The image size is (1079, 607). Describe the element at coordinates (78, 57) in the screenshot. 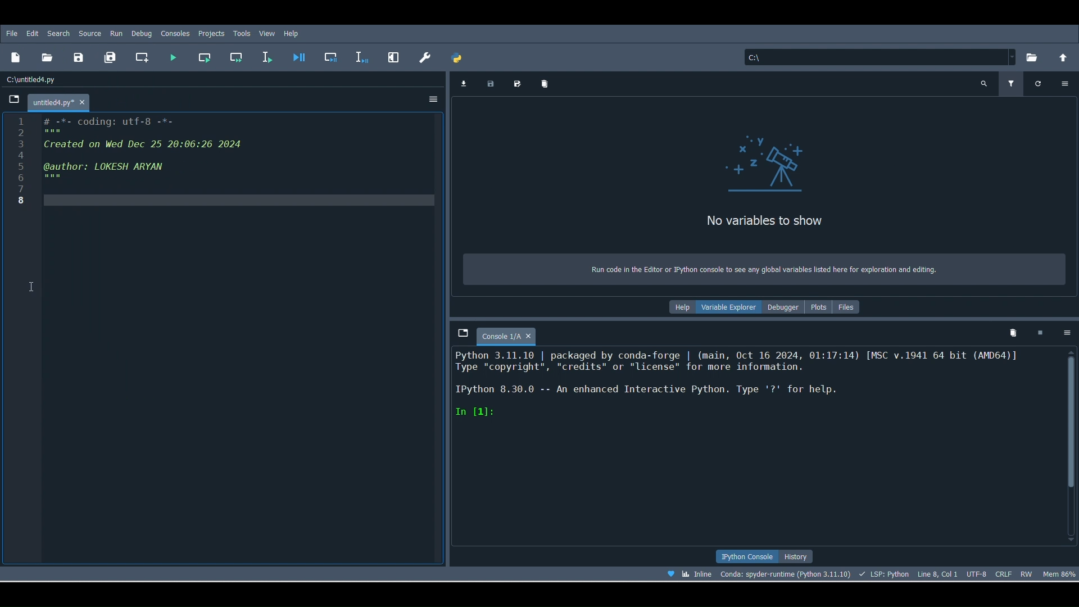

I see `Save file (Ctrl + S)` at that location.